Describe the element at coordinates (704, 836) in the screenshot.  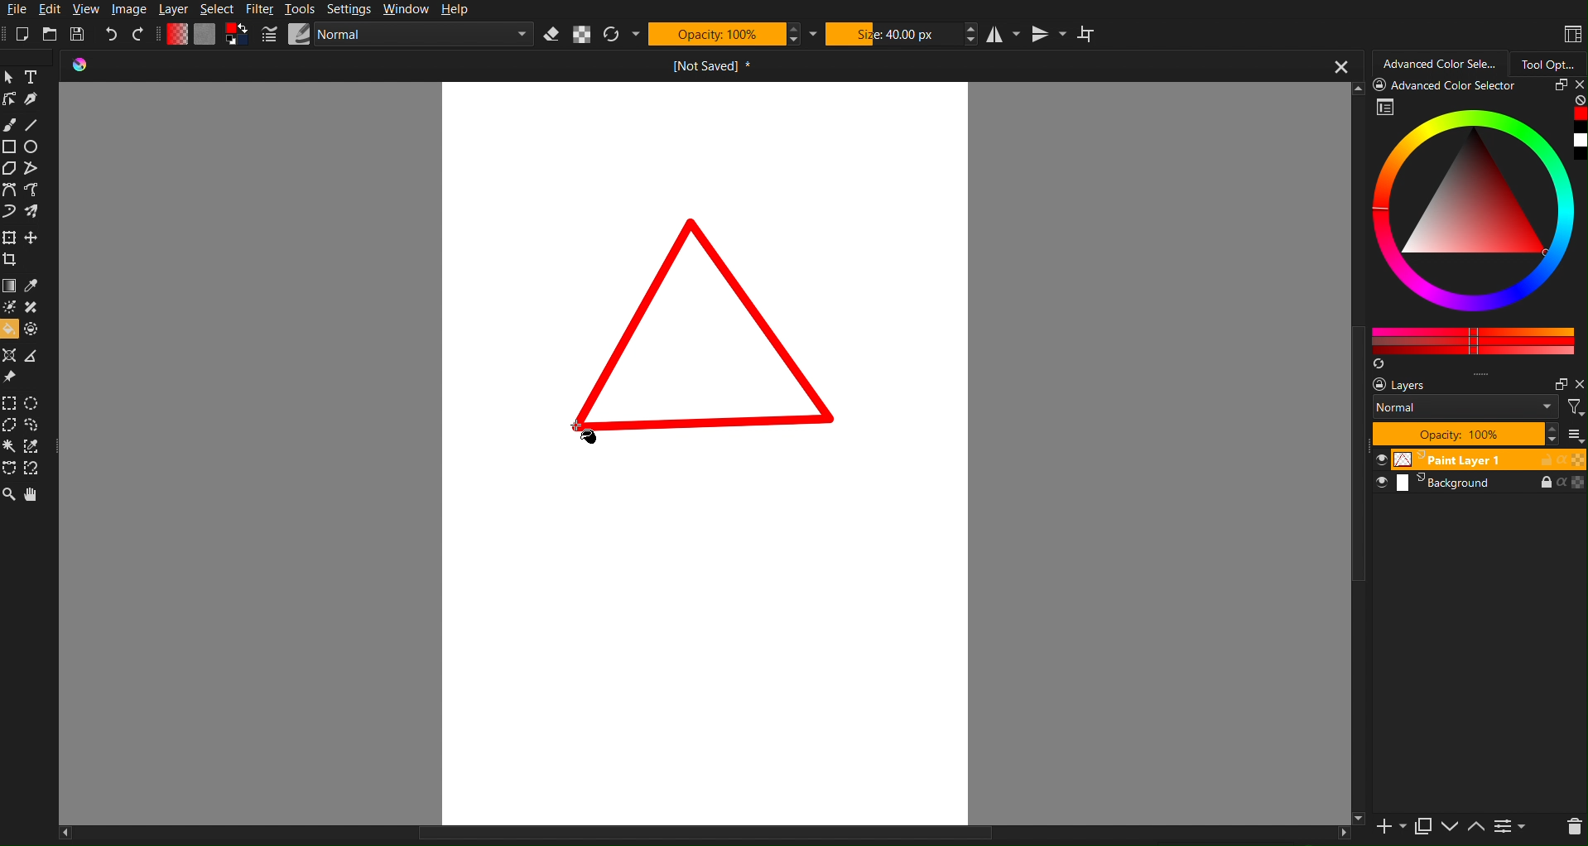
I see `scroll bar` at that location.